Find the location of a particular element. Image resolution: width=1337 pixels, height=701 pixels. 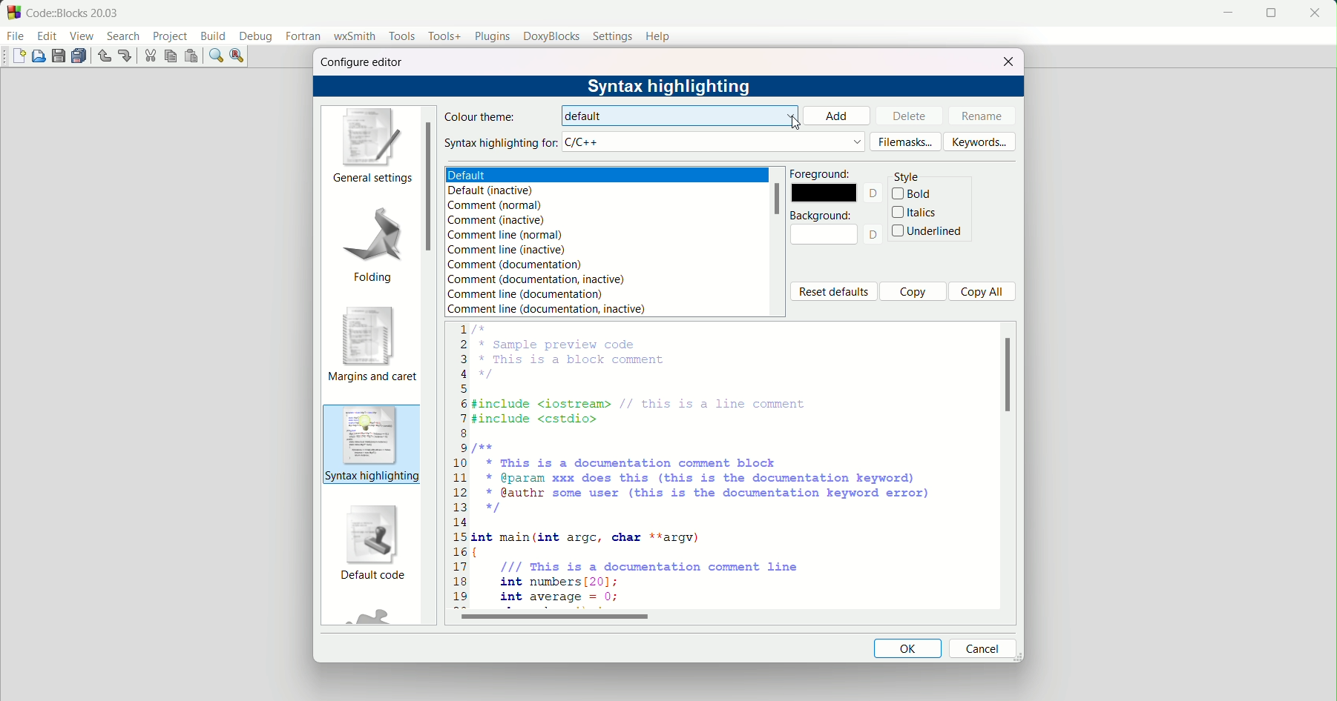

undo is located at coordinates (103, 56).